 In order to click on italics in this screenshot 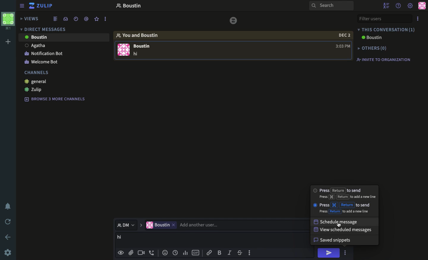, I will do `click(230, 252)`.